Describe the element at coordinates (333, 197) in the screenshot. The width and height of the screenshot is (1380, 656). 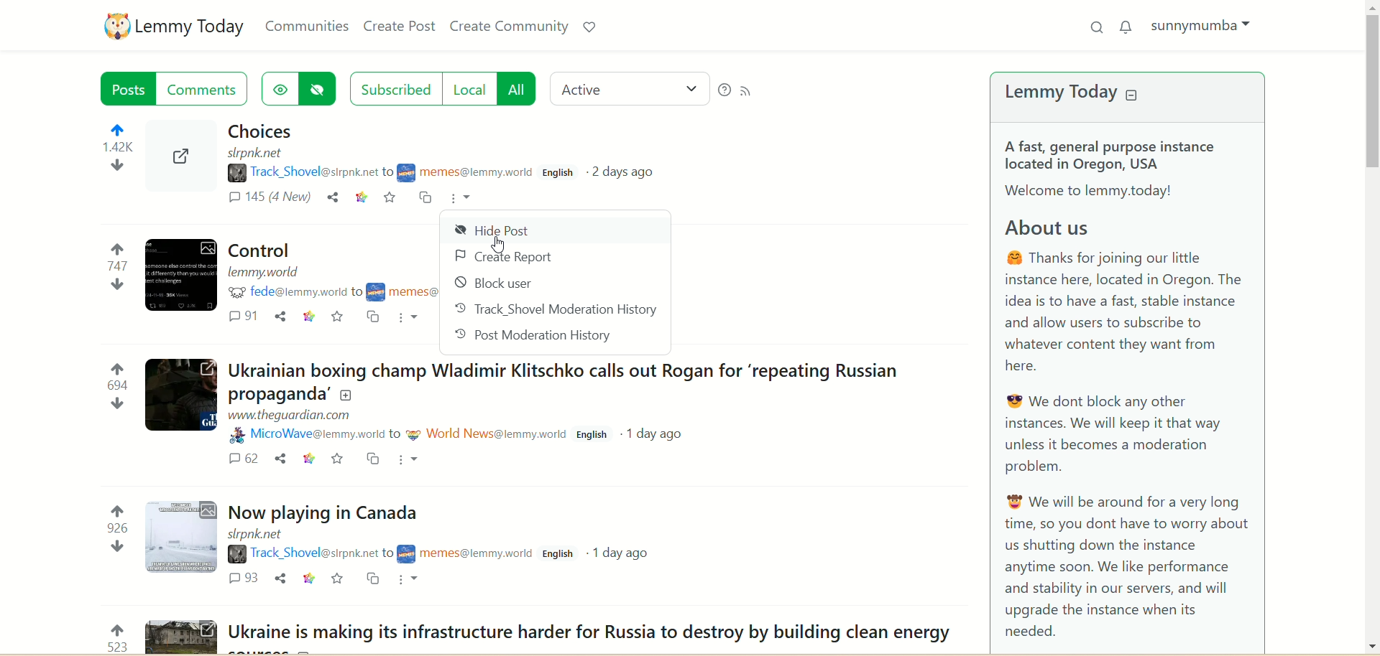
I see `share` at that location.